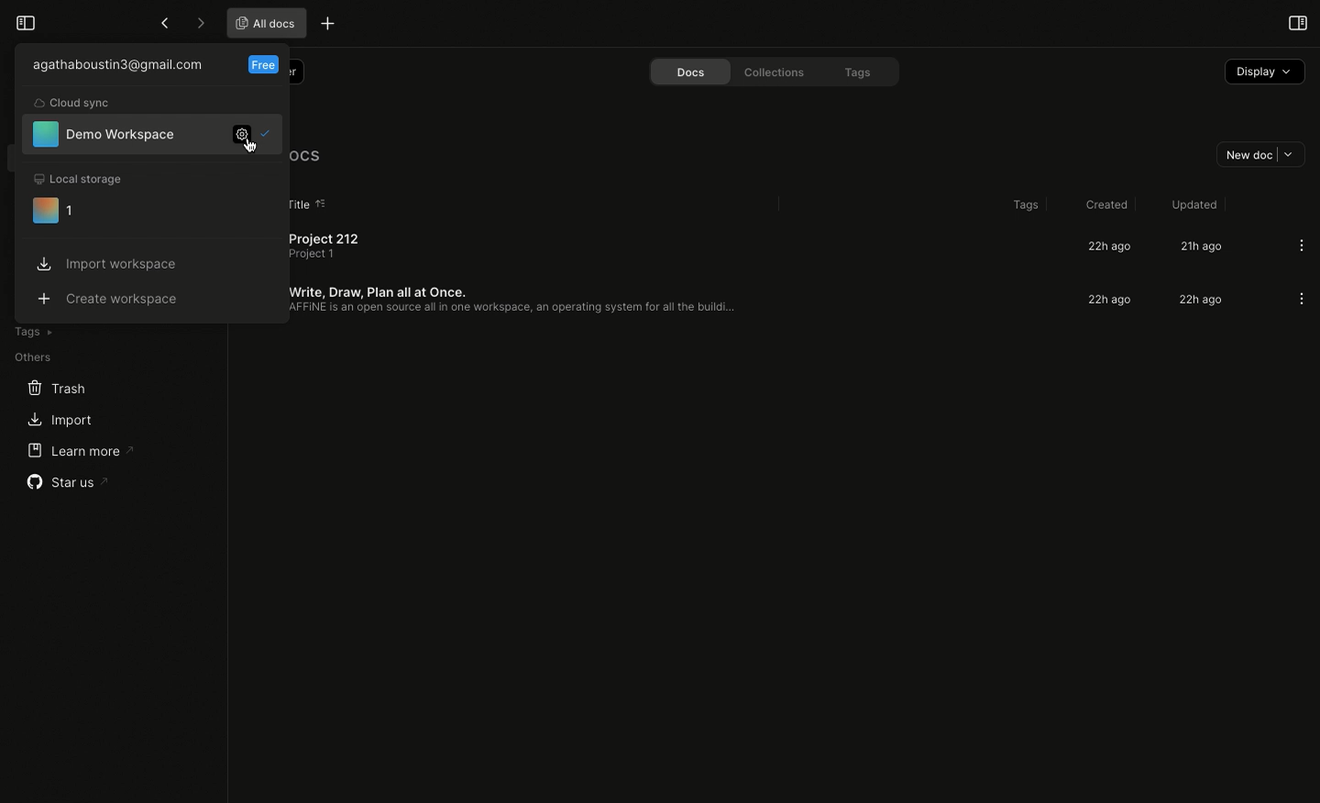  What do you see at coordinates (315, 246) in the screenshot?
I see `Project 212` at bounding box center [315, 246].